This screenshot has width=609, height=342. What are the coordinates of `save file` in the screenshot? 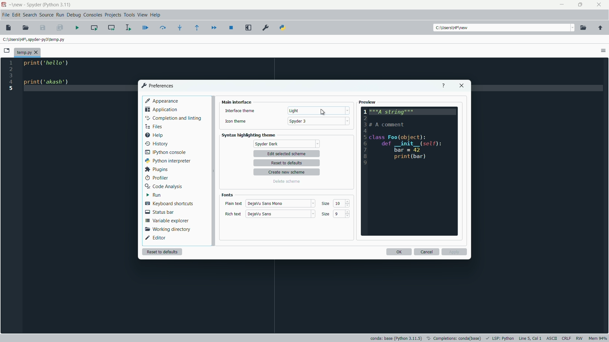 It's located at (43, 28).